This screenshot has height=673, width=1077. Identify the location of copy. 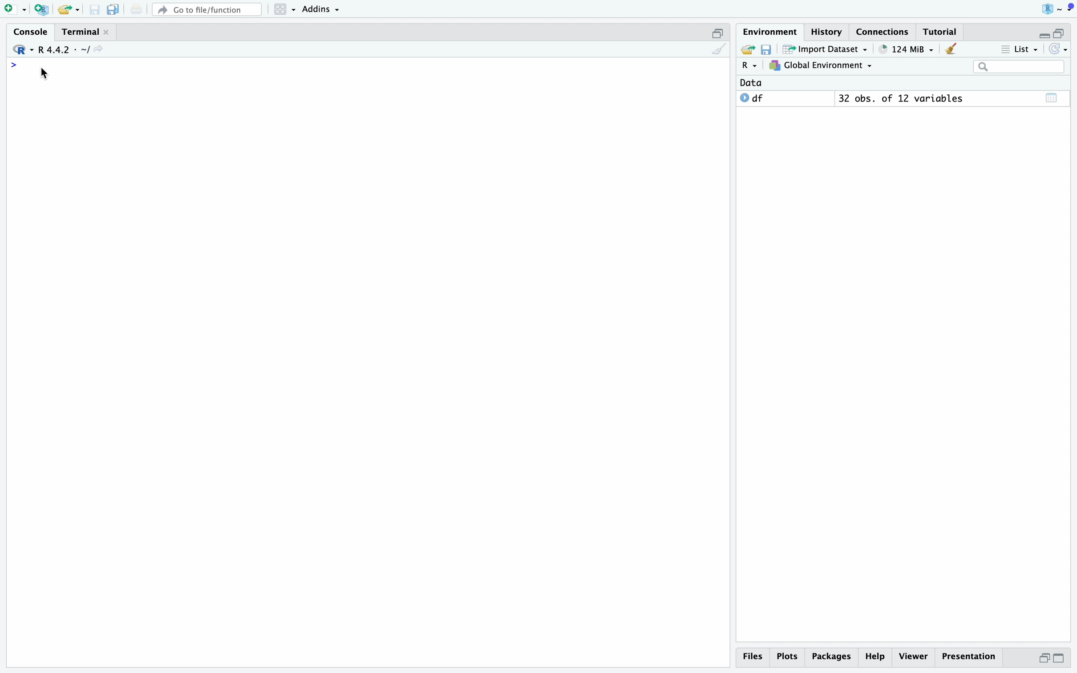
(113, 9).